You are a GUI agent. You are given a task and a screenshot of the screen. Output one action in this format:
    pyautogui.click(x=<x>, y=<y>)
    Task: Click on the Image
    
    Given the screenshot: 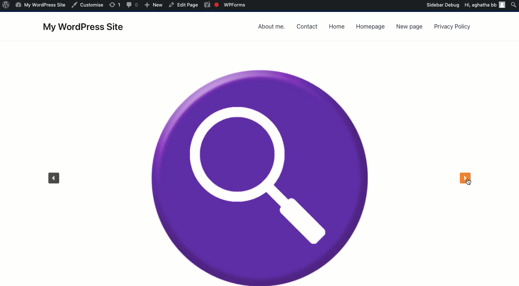 What is the action you would take?
    pyautogui.click(x=263, y=177)
    